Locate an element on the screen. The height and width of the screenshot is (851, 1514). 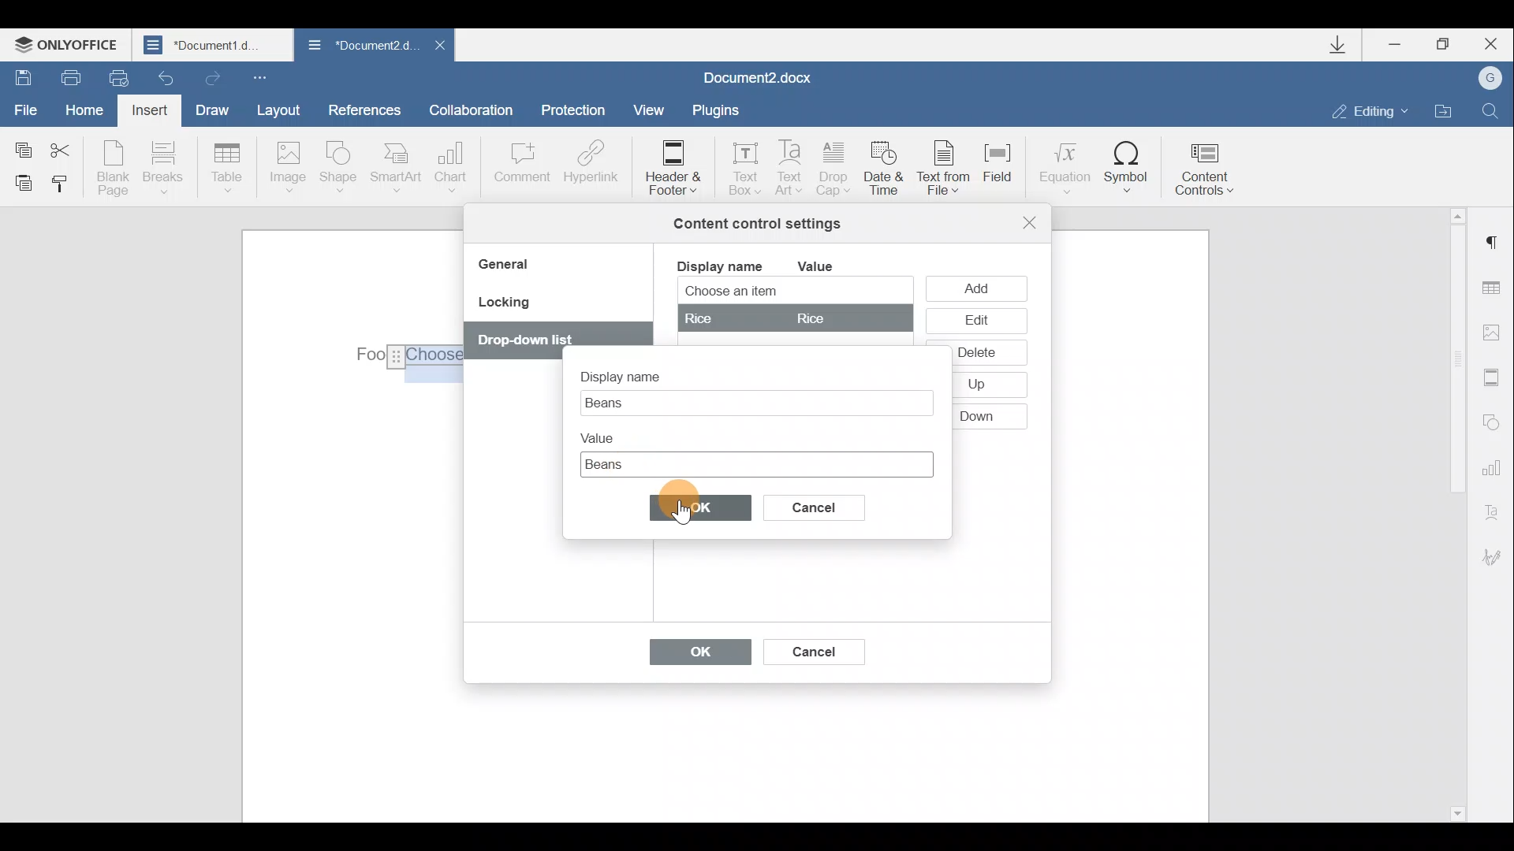
Field is located at coordinates (1005, 173).